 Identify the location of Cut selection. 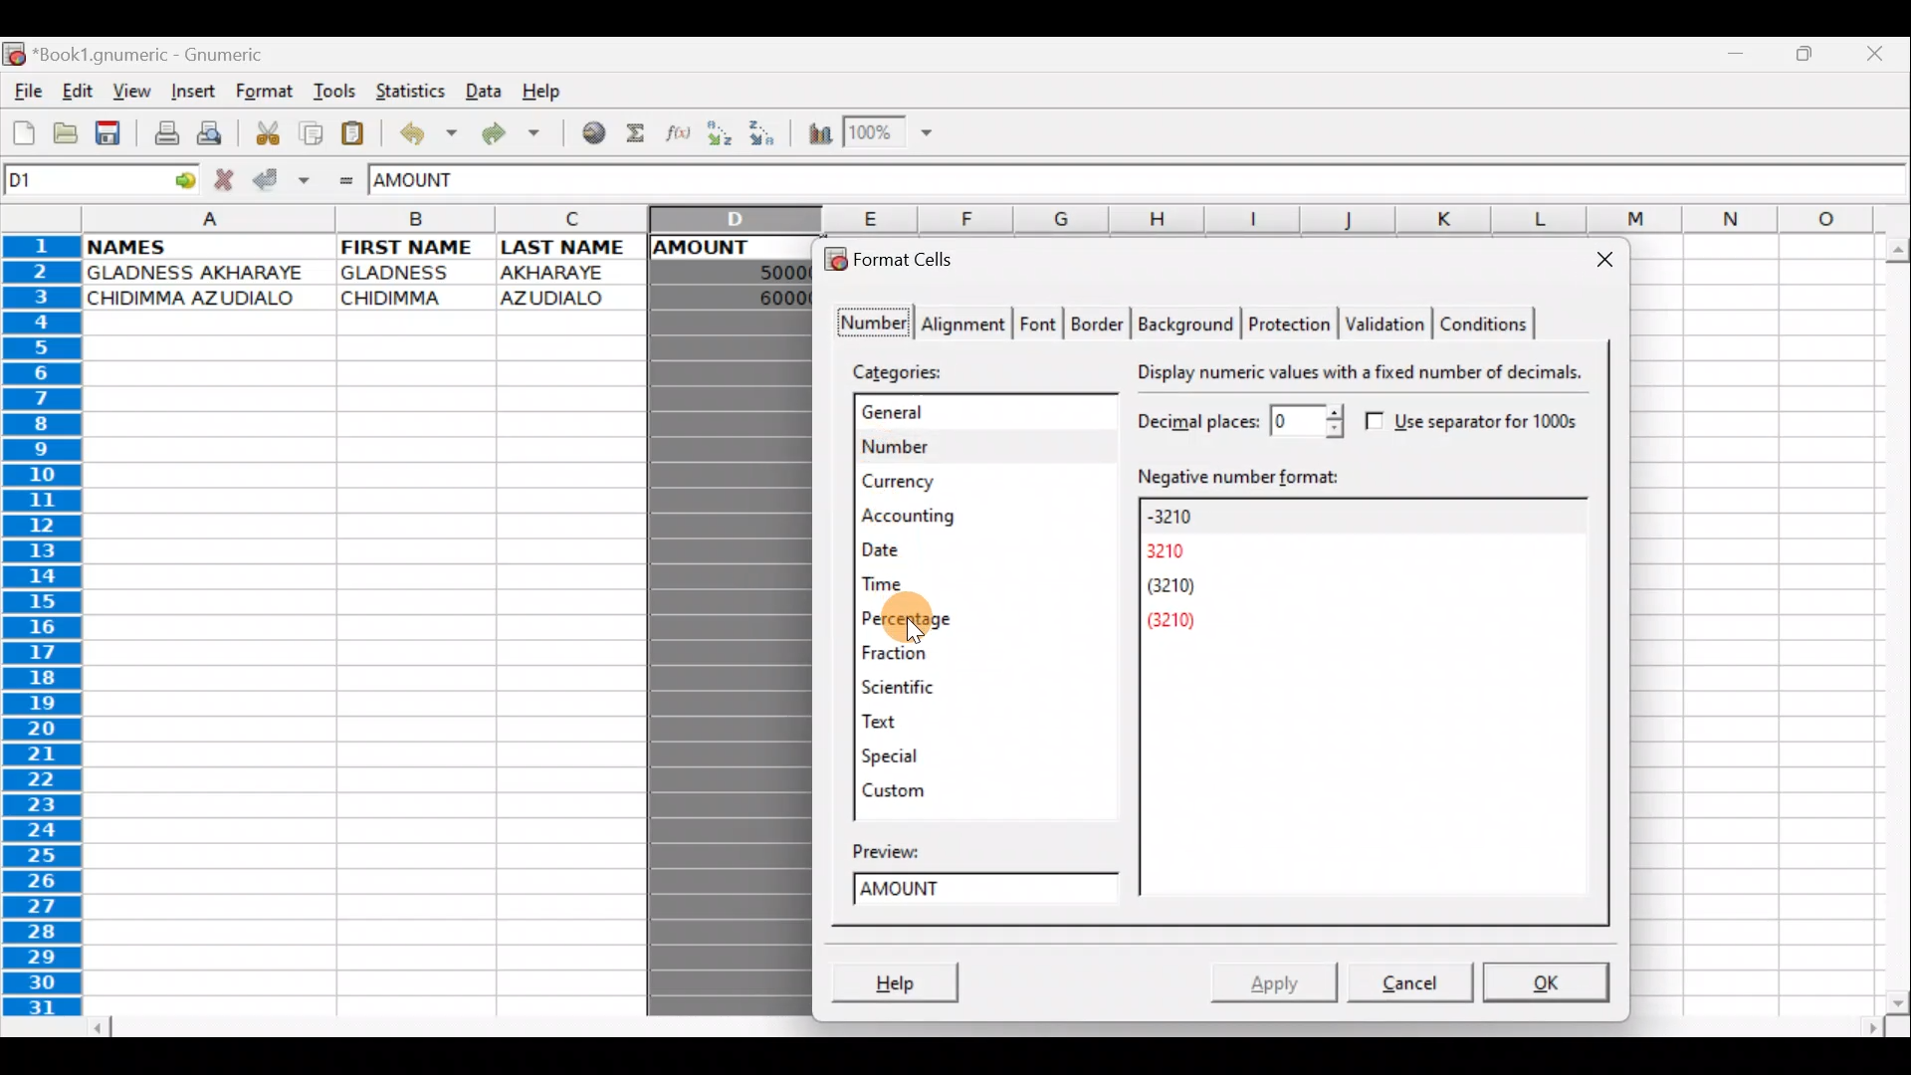
(263, 132).